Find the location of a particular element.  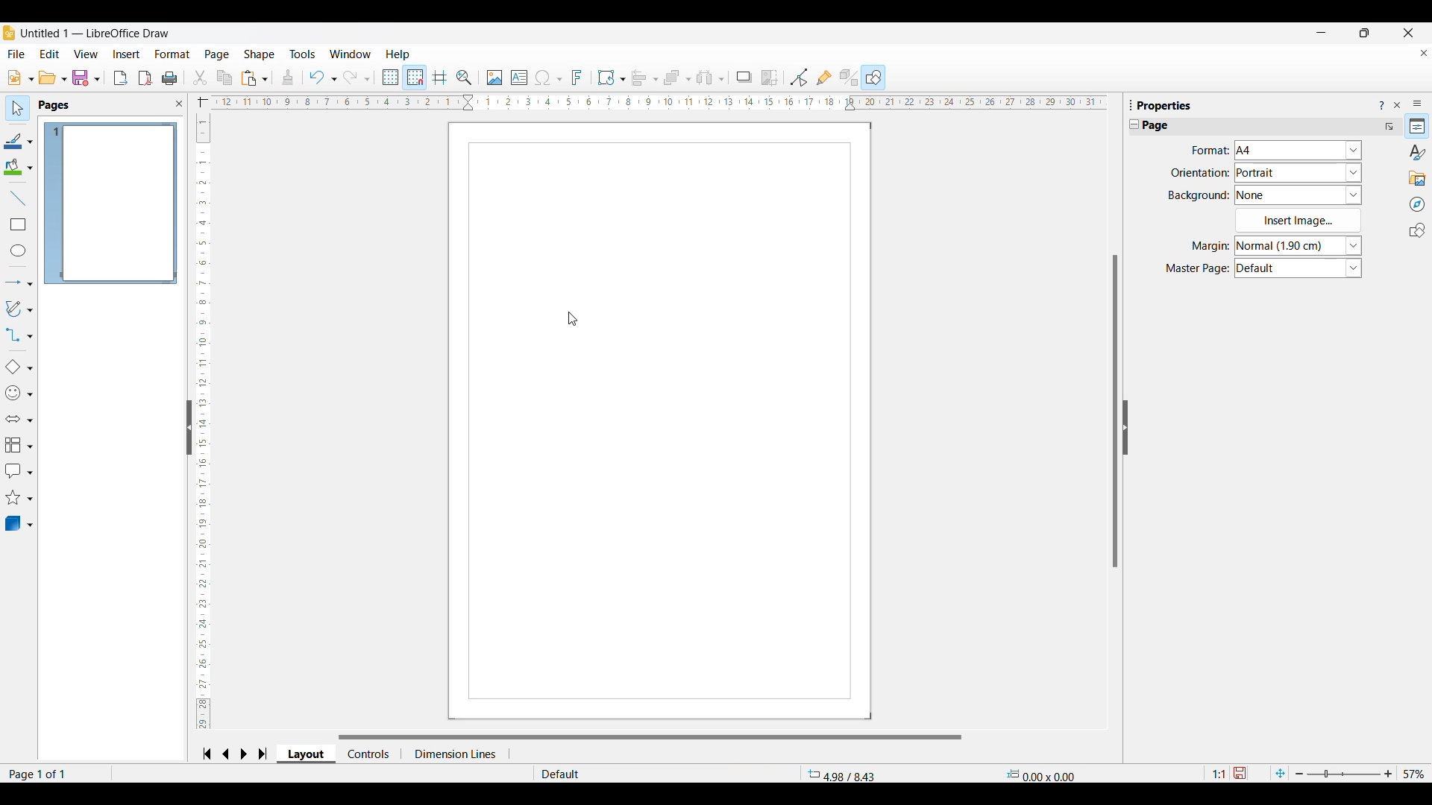

Insert text box is located at coordinates (519, 78).